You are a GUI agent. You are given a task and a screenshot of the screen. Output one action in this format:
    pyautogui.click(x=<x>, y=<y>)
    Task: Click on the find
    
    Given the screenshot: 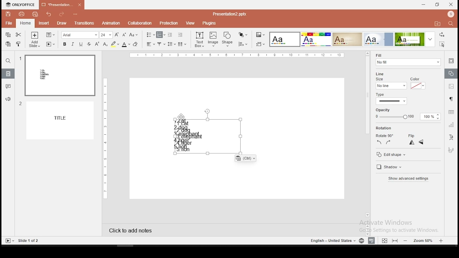 What is the action you would take?
    pyautogui.click(x=8, y=61)
    